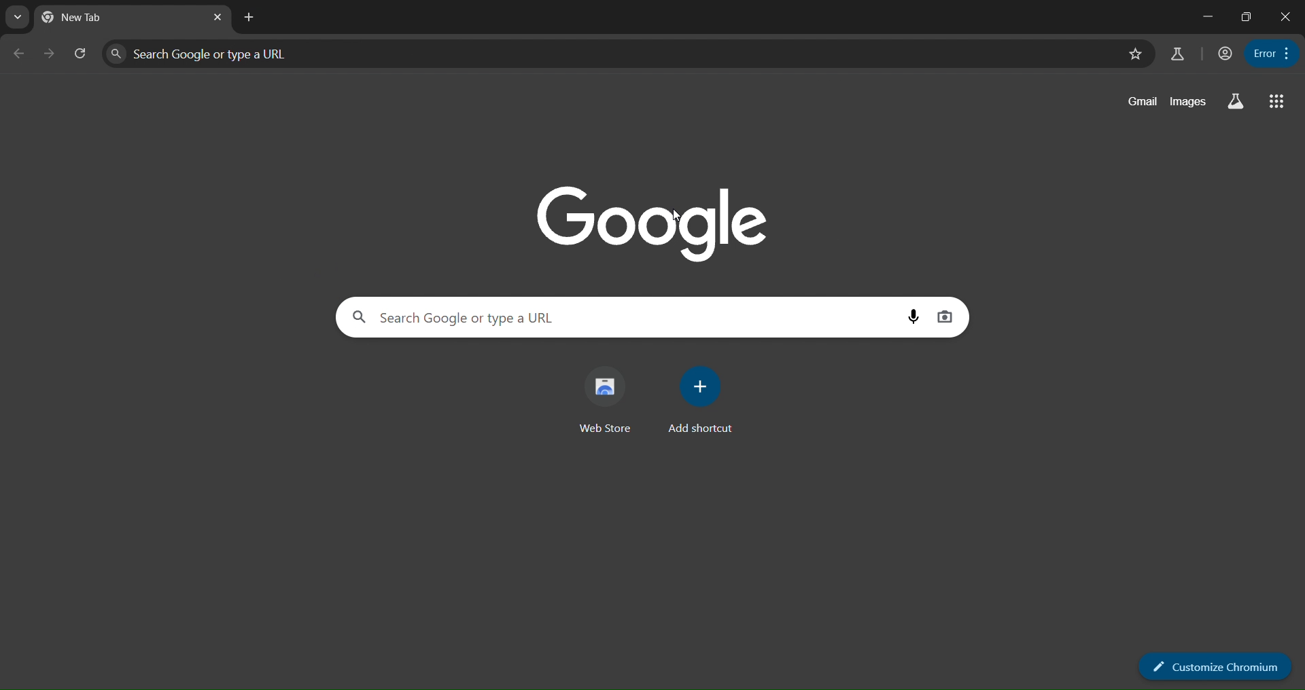 The width and height of the screenshot is (1305, 690). I want to click on account, so click(1222, 54).